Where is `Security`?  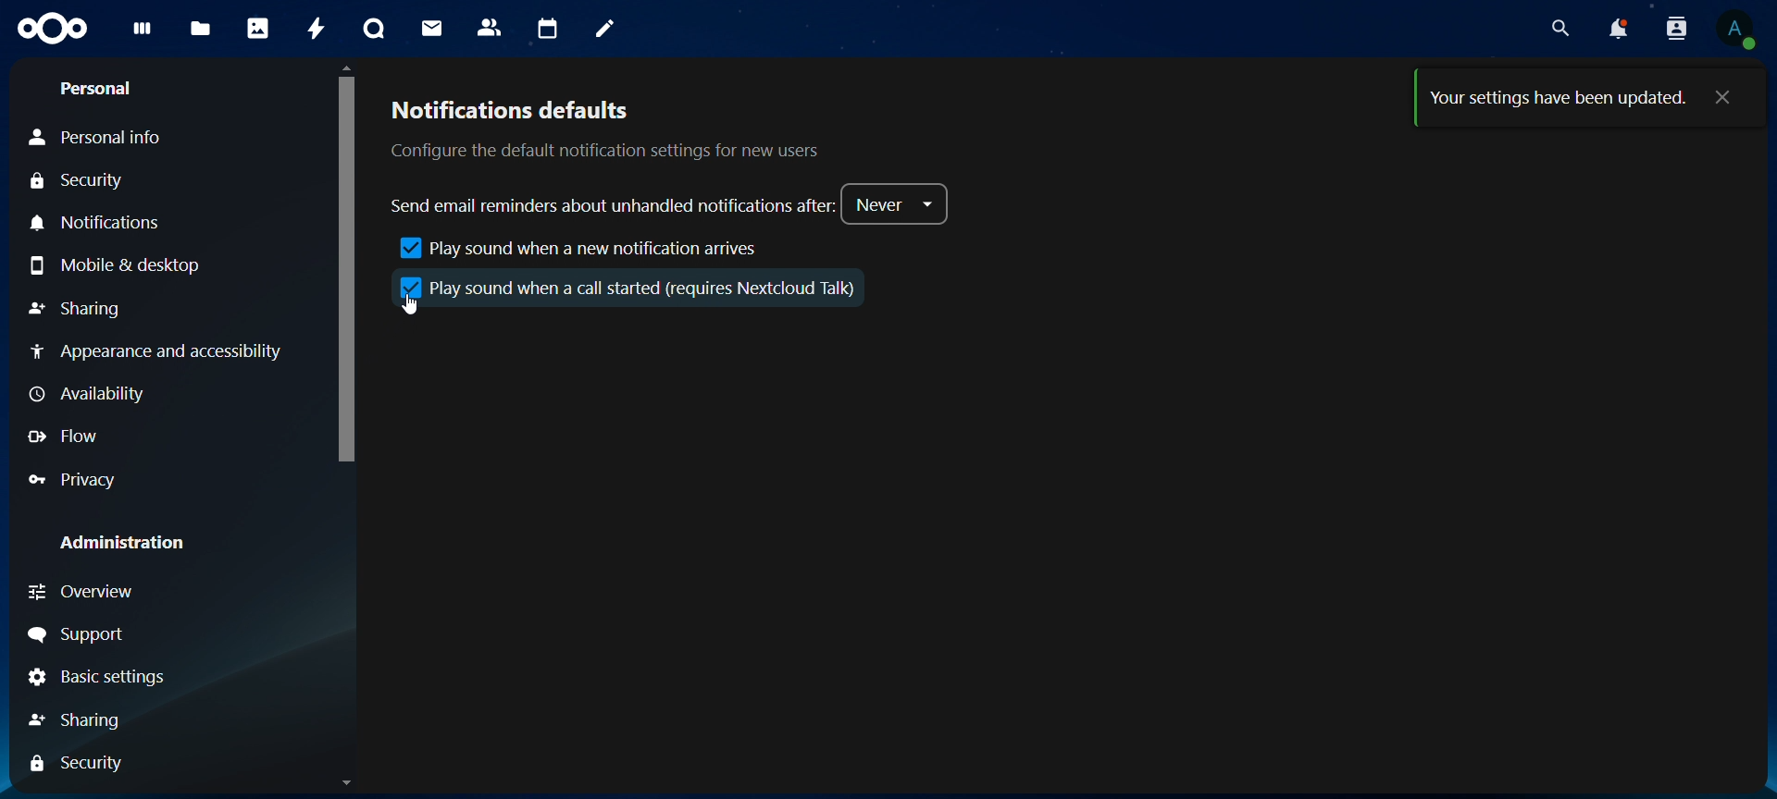 Security is located at coordinates (75, 766).